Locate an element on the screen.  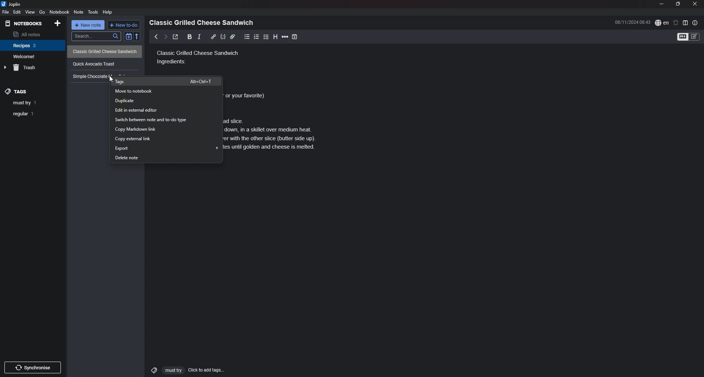
search is located at coordinates (96, 36).